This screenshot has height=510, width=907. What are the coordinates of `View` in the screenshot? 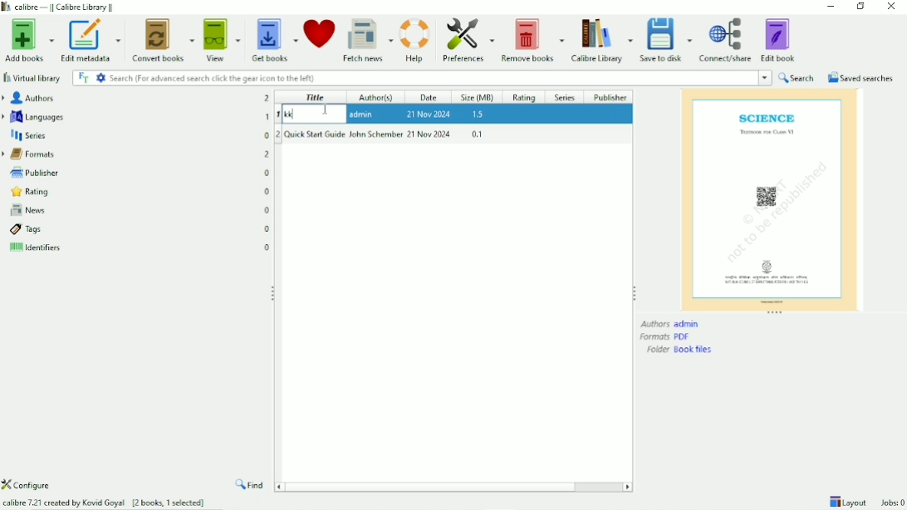 It's located at (223, 40).